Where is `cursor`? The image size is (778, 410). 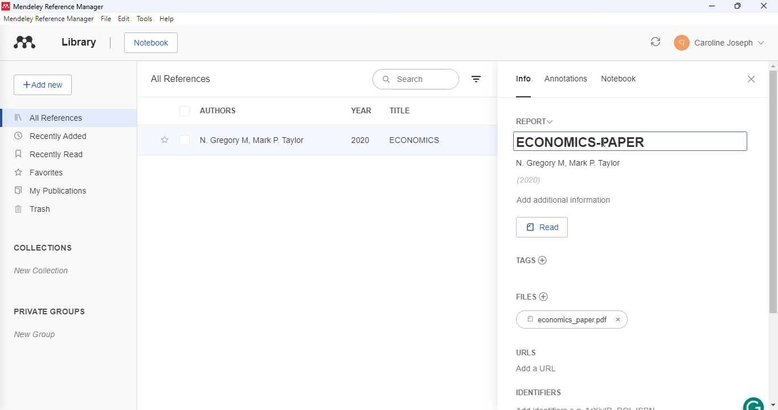
cursor is located at coordinates (604, 143).